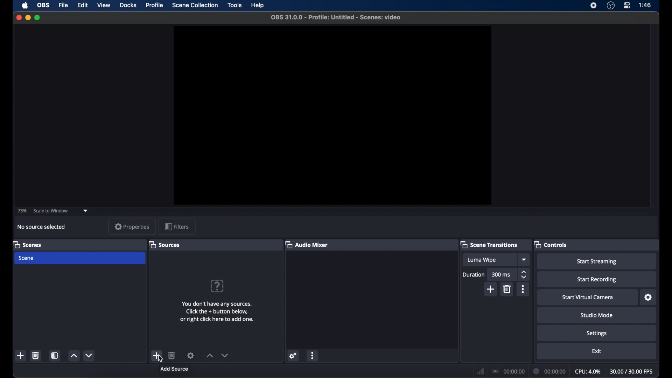 The image size is (672, 378). Describe the element at coordinates (525, 259) in the screenshot. I see `dropdown` at that location.